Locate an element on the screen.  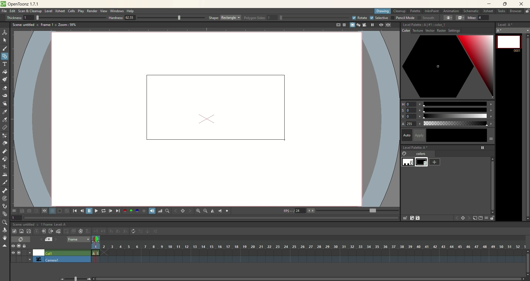
control point editor is located at coordinates (5, 136).